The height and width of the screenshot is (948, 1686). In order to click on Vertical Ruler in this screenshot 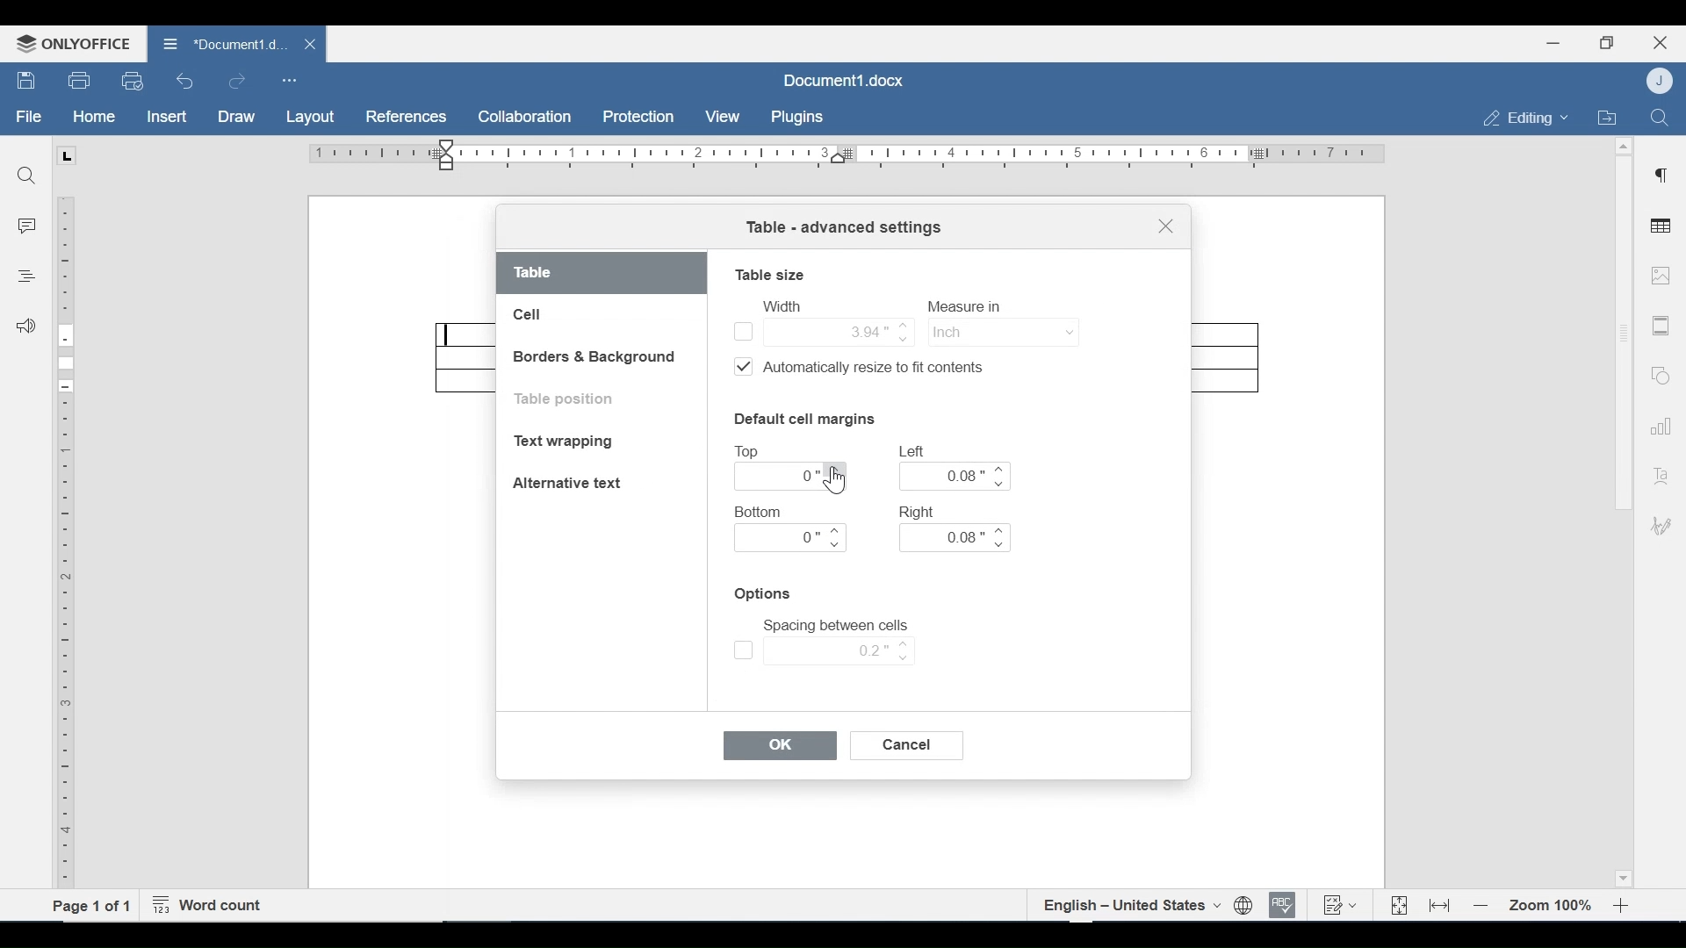, I will do `click(67, 543)`.